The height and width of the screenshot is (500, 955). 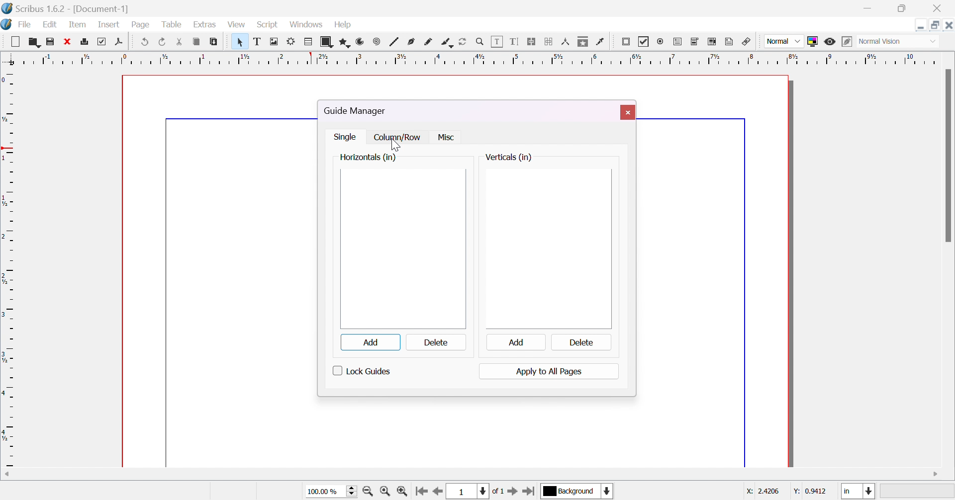 What do you see at coordinates (50, 24) in the screenshot?
I see `edit` at bounding box center [50, 24].